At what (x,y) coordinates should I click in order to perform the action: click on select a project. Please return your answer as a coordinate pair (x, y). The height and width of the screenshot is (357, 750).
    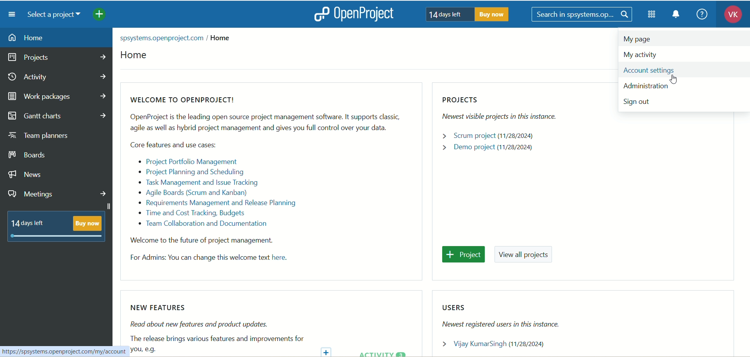
    Looking at the image, I should click on (57, 16).